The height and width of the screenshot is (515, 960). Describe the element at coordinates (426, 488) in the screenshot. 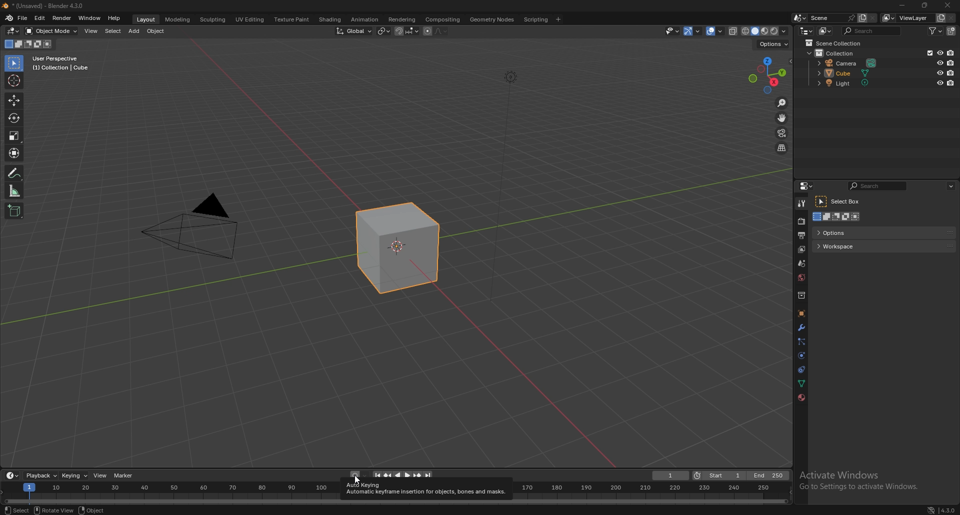

I see `mt ee
Automatic keyframe insertion for objects, bones and masks.` at that location.